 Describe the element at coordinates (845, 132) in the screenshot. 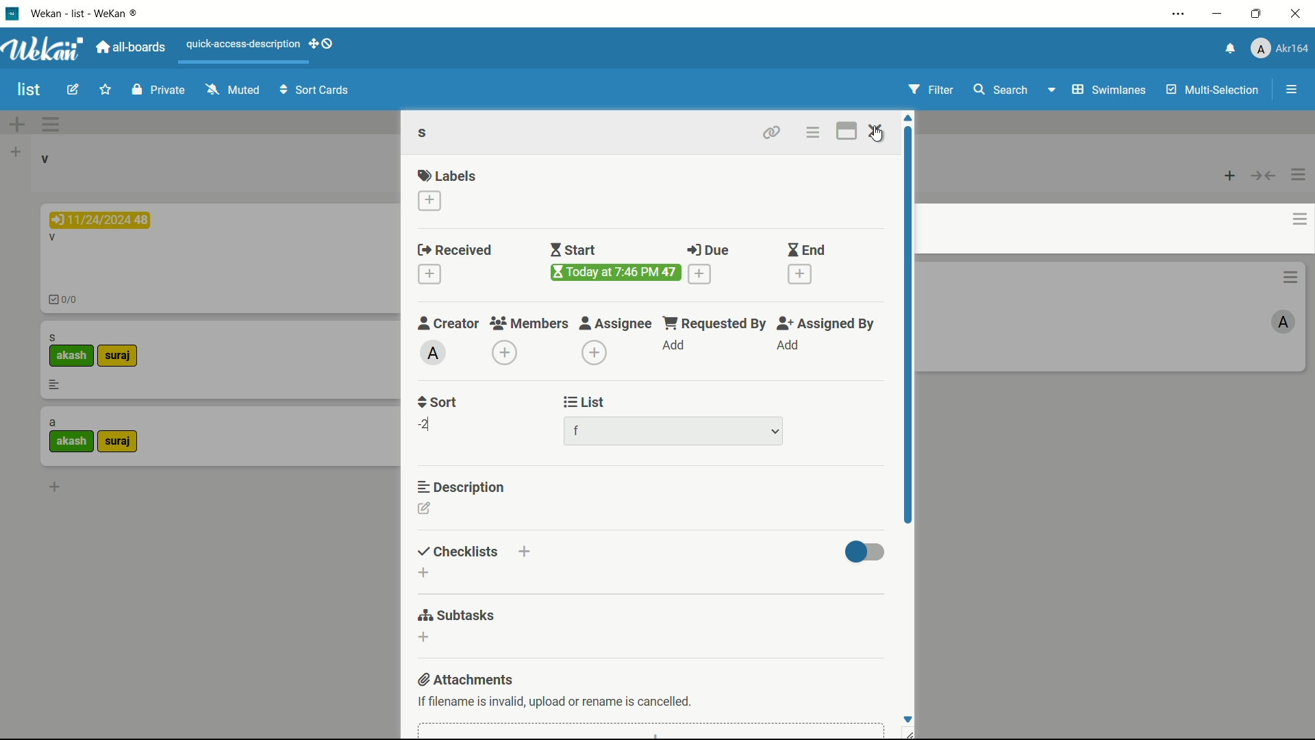

I see `maximize card` at that location.